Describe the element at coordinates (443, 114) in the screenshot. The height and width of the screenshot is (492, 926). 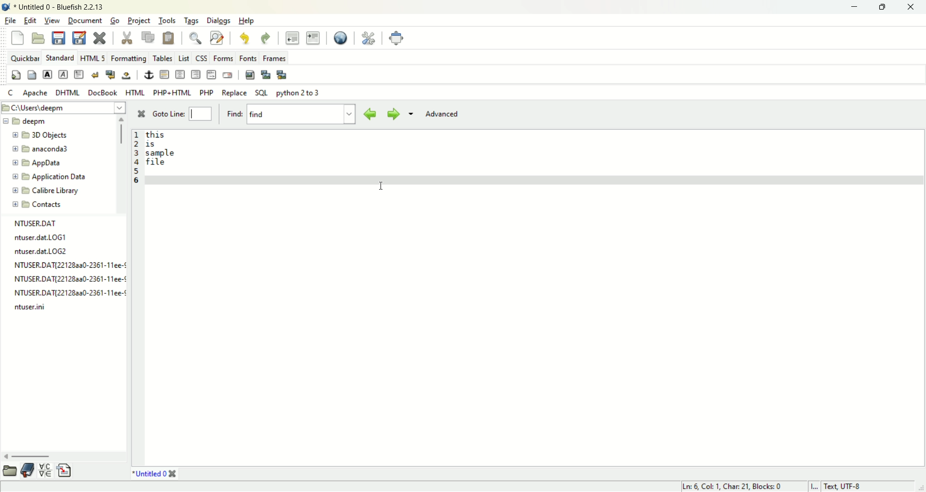
I see `advanced` at that location.